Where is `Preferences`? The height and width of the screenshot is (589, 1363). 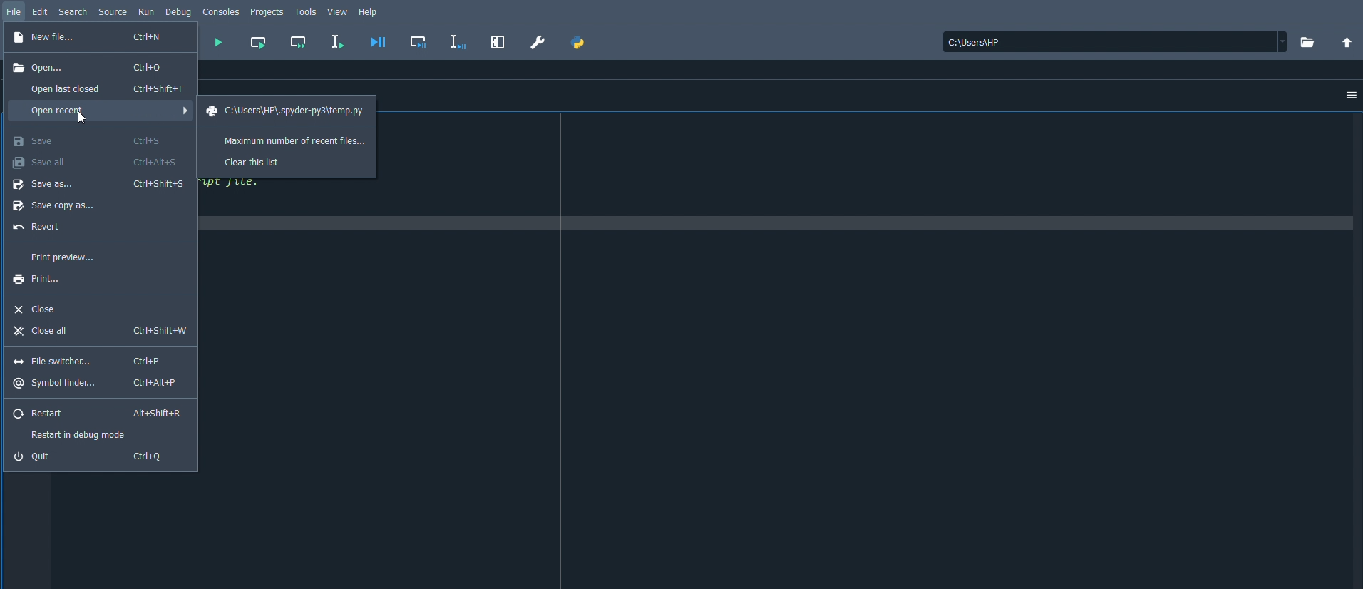 Preferences is located at coordinates (538, 42).